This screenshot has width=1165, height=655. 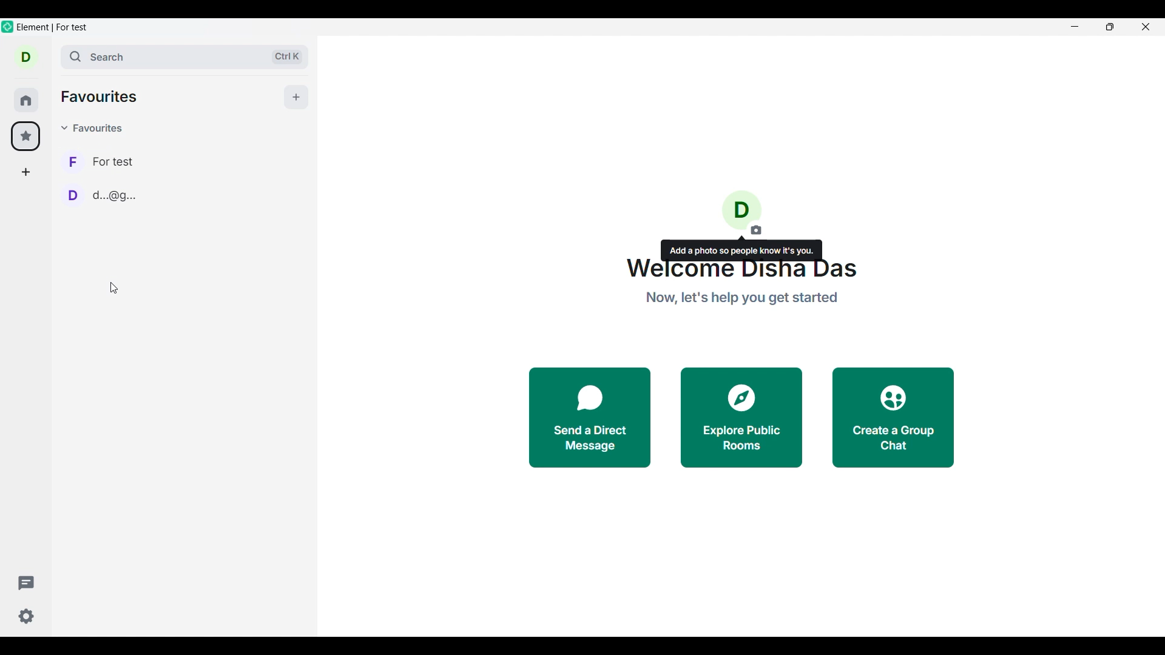 I want to click on d..@g, so click(x=101, y=194).